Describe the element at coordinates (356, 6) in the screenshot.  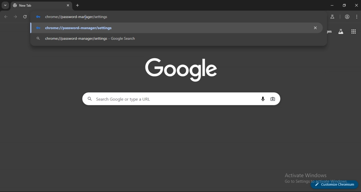
I see `close` at that location.